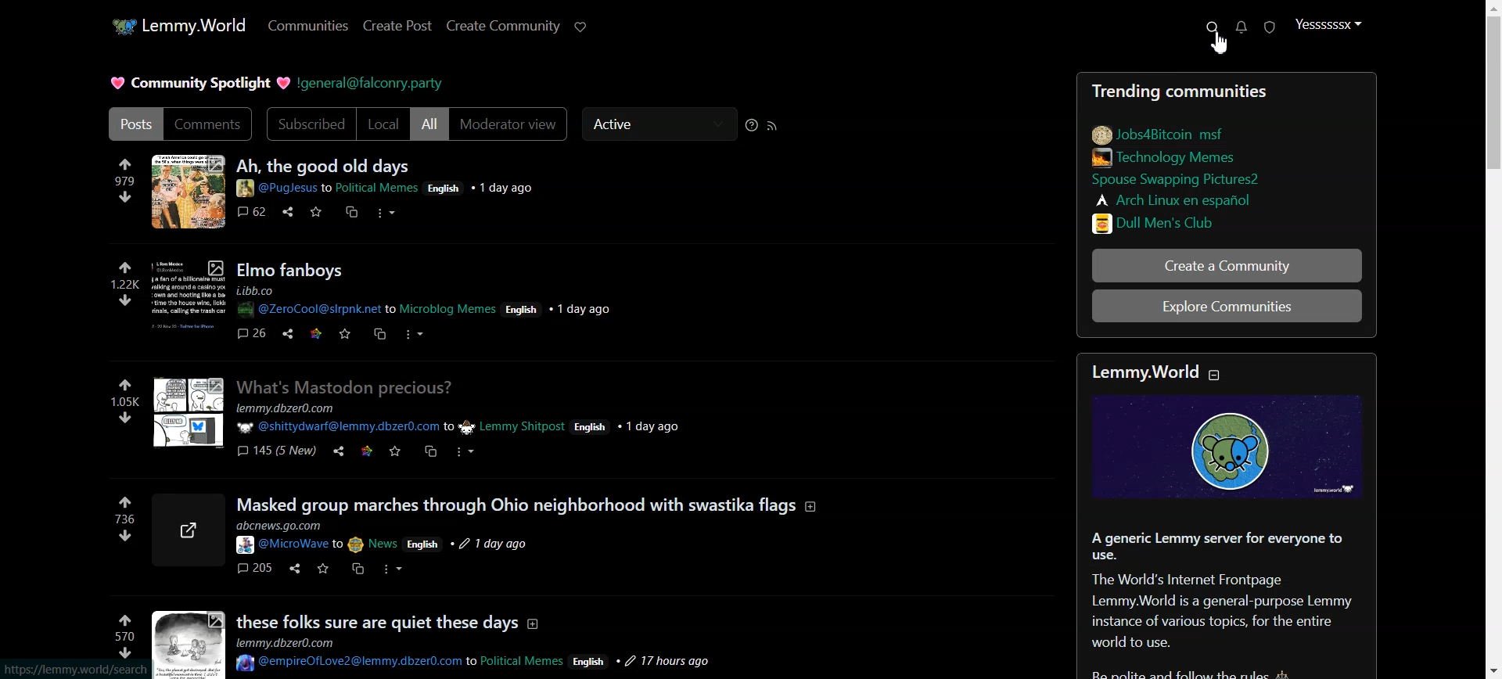  I want to click on , so click(124, 385).